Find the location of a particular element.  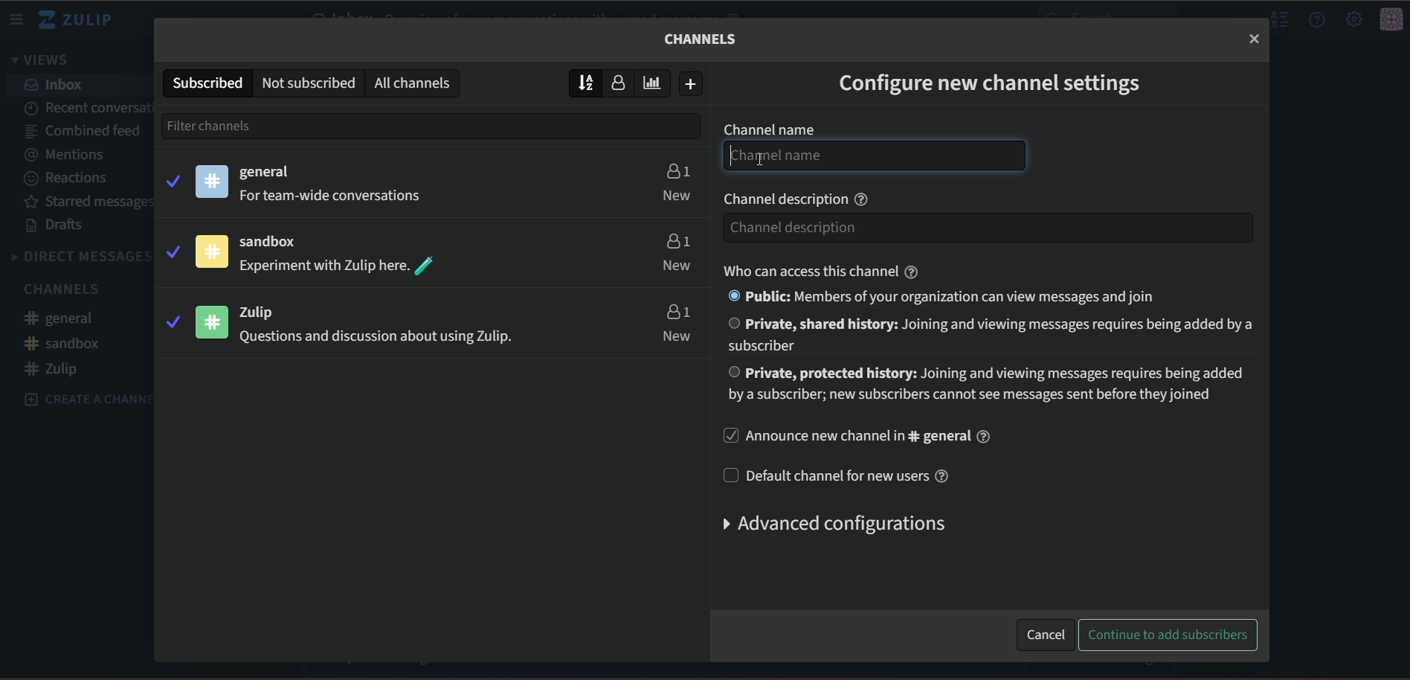

zulip logo is located at coordinates (80, 19).